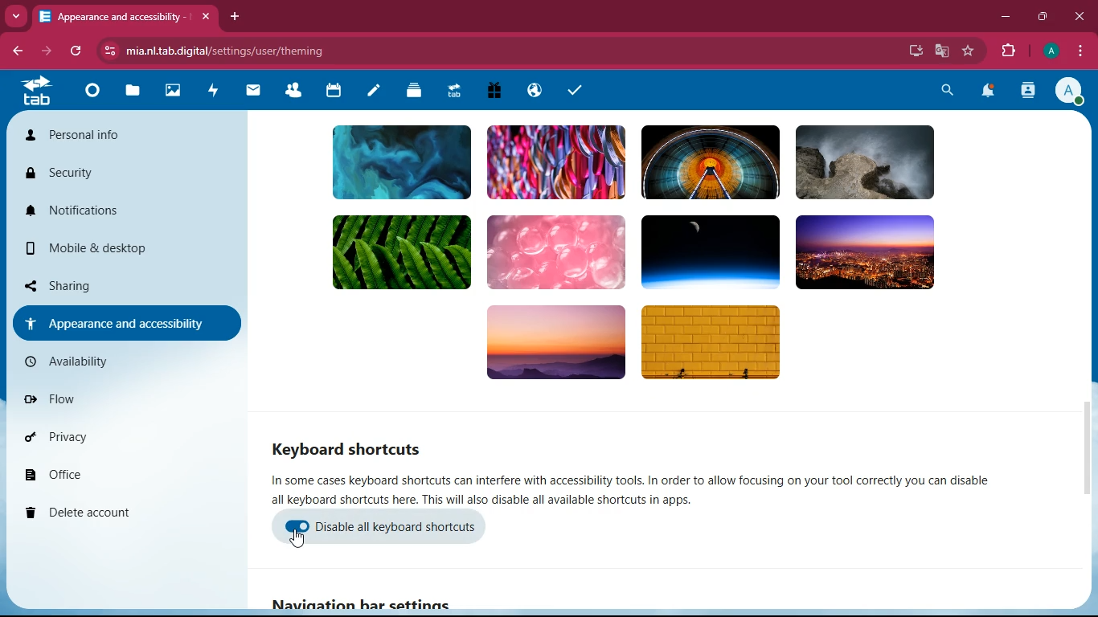 The width and height of the screenshot is (1098, 617). I want to click on description, so click(651, 489).